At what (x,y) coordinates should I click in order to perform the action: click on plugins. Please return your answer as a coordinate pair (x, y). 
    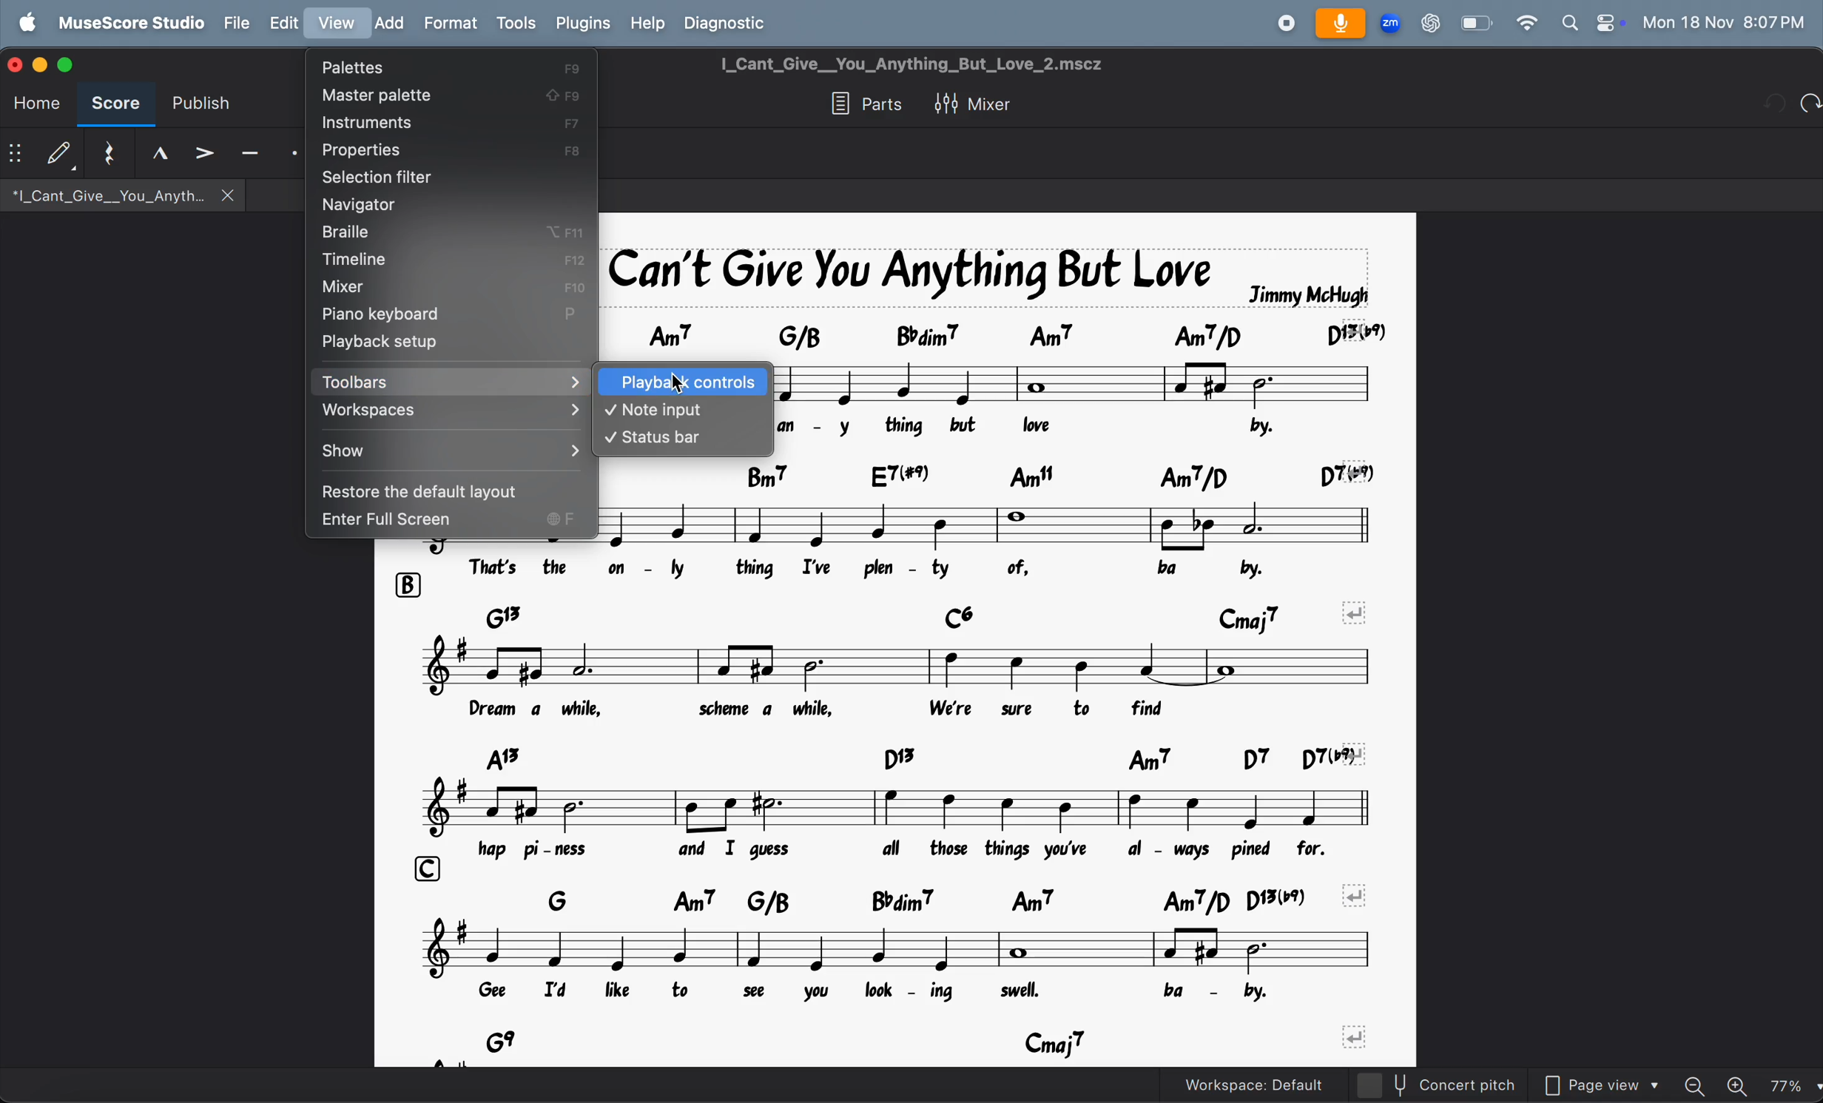
    Looking at the image, I should click on (582, 24).